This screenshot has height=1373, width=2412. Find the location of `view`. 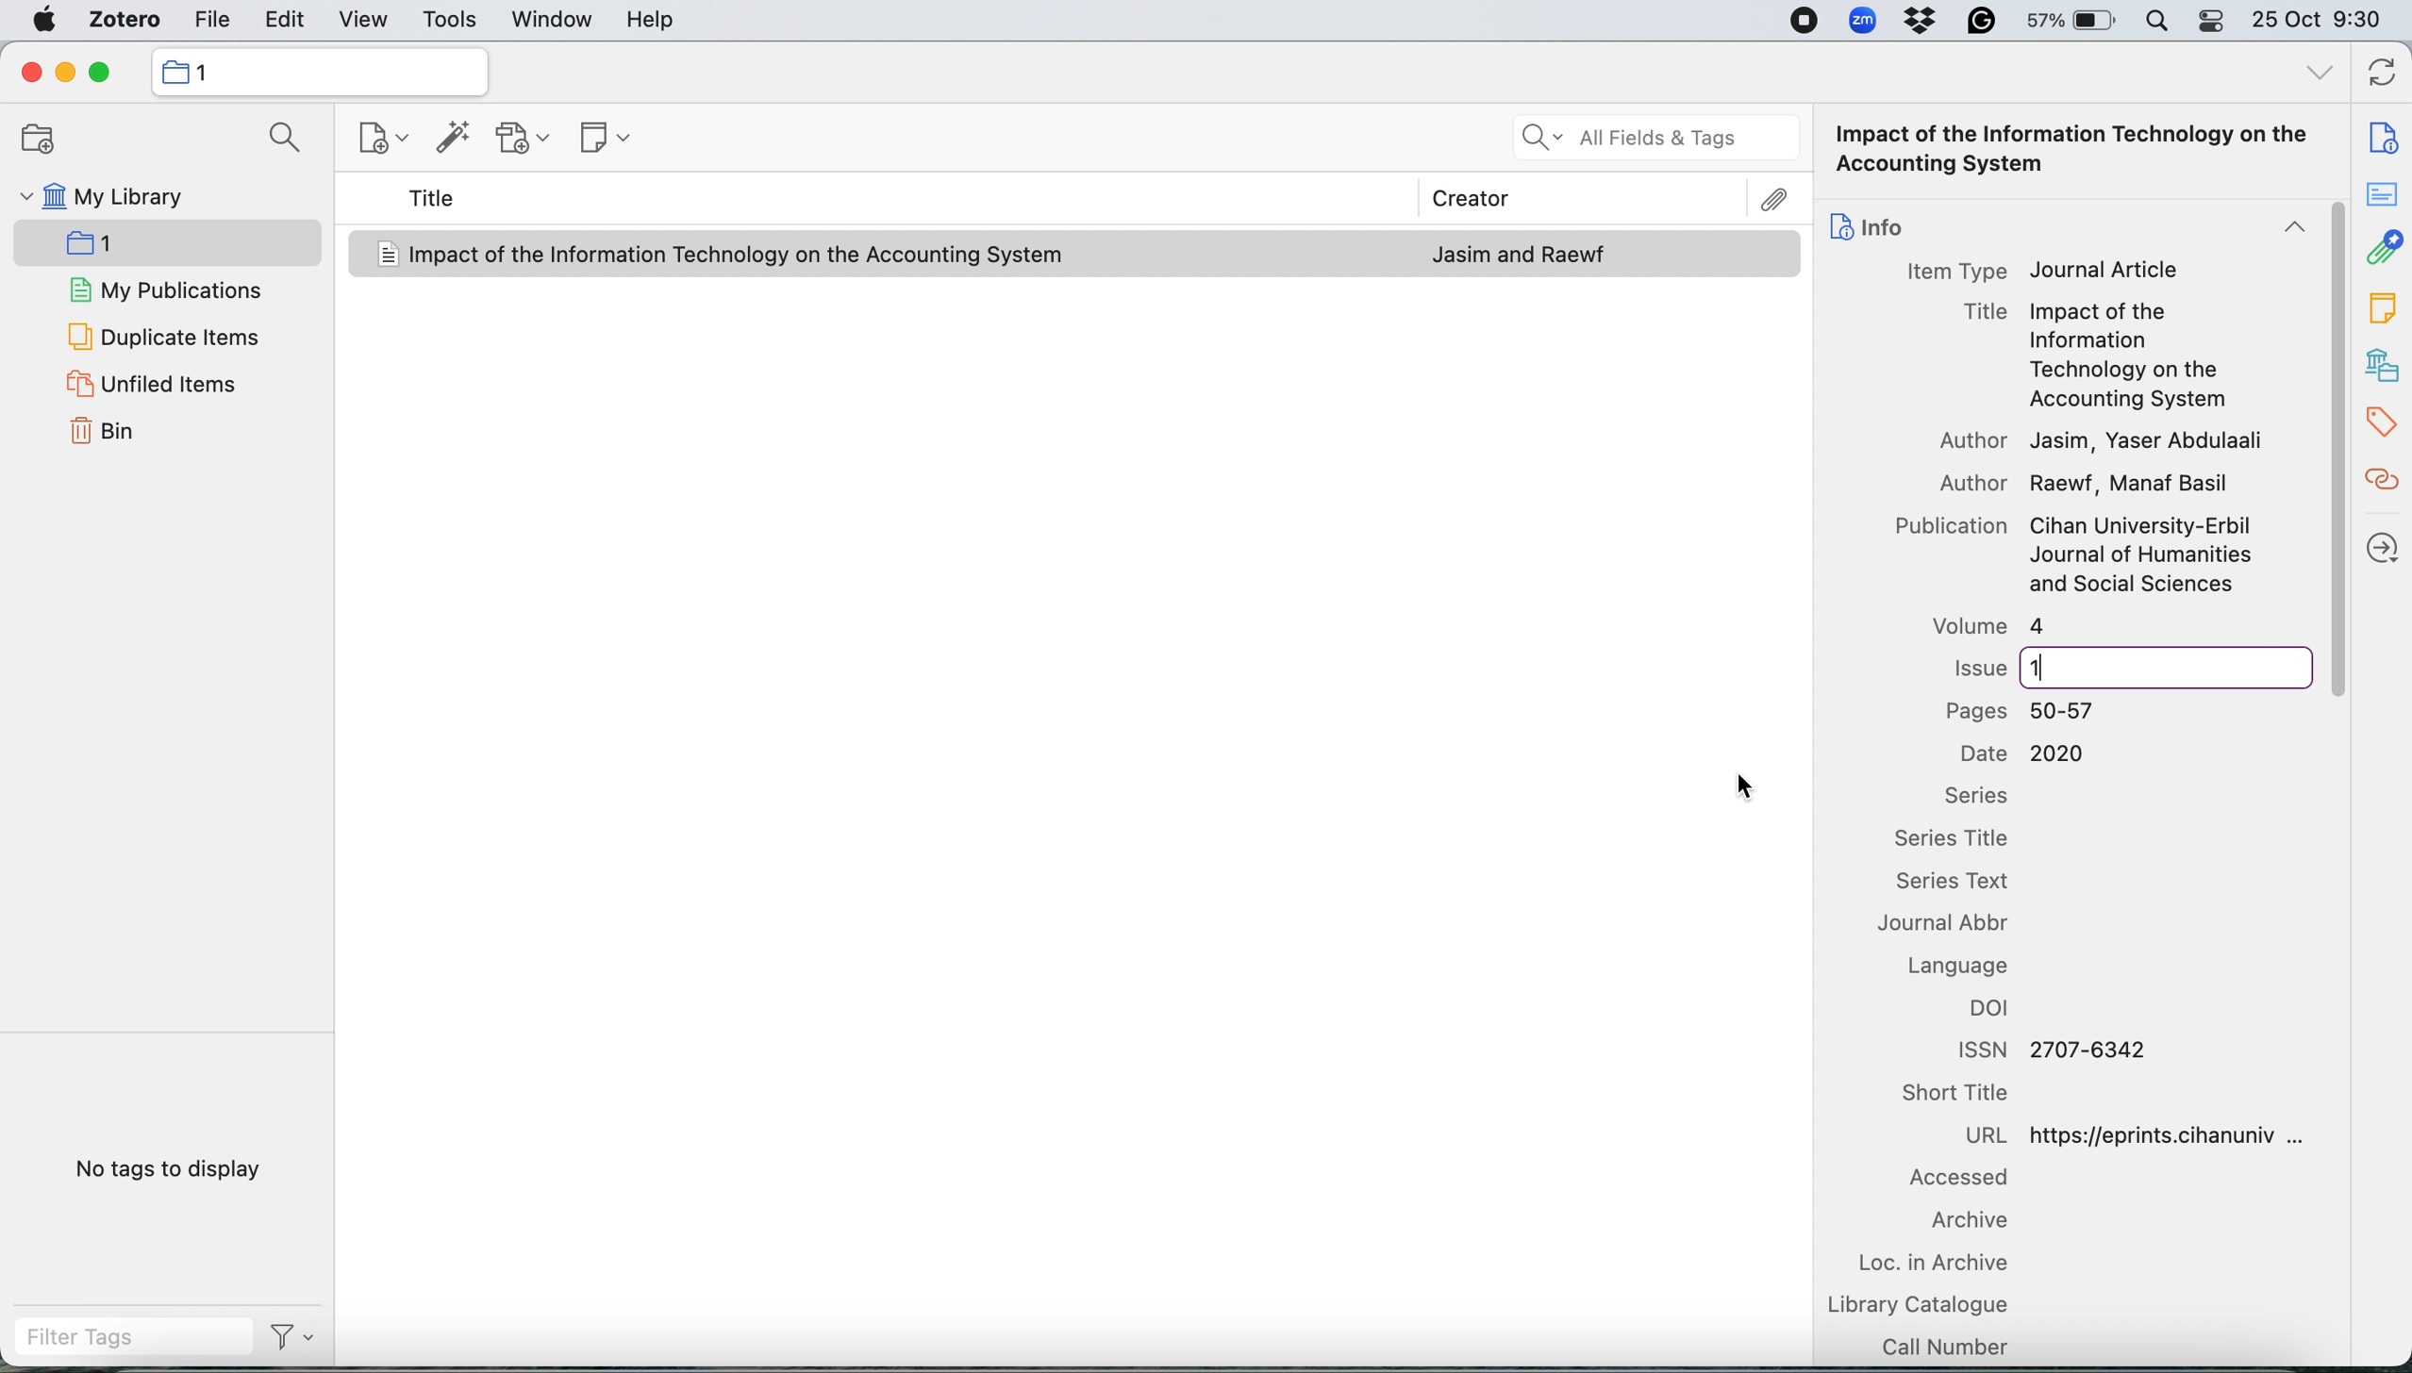

view is located at coordinates (364, 17).